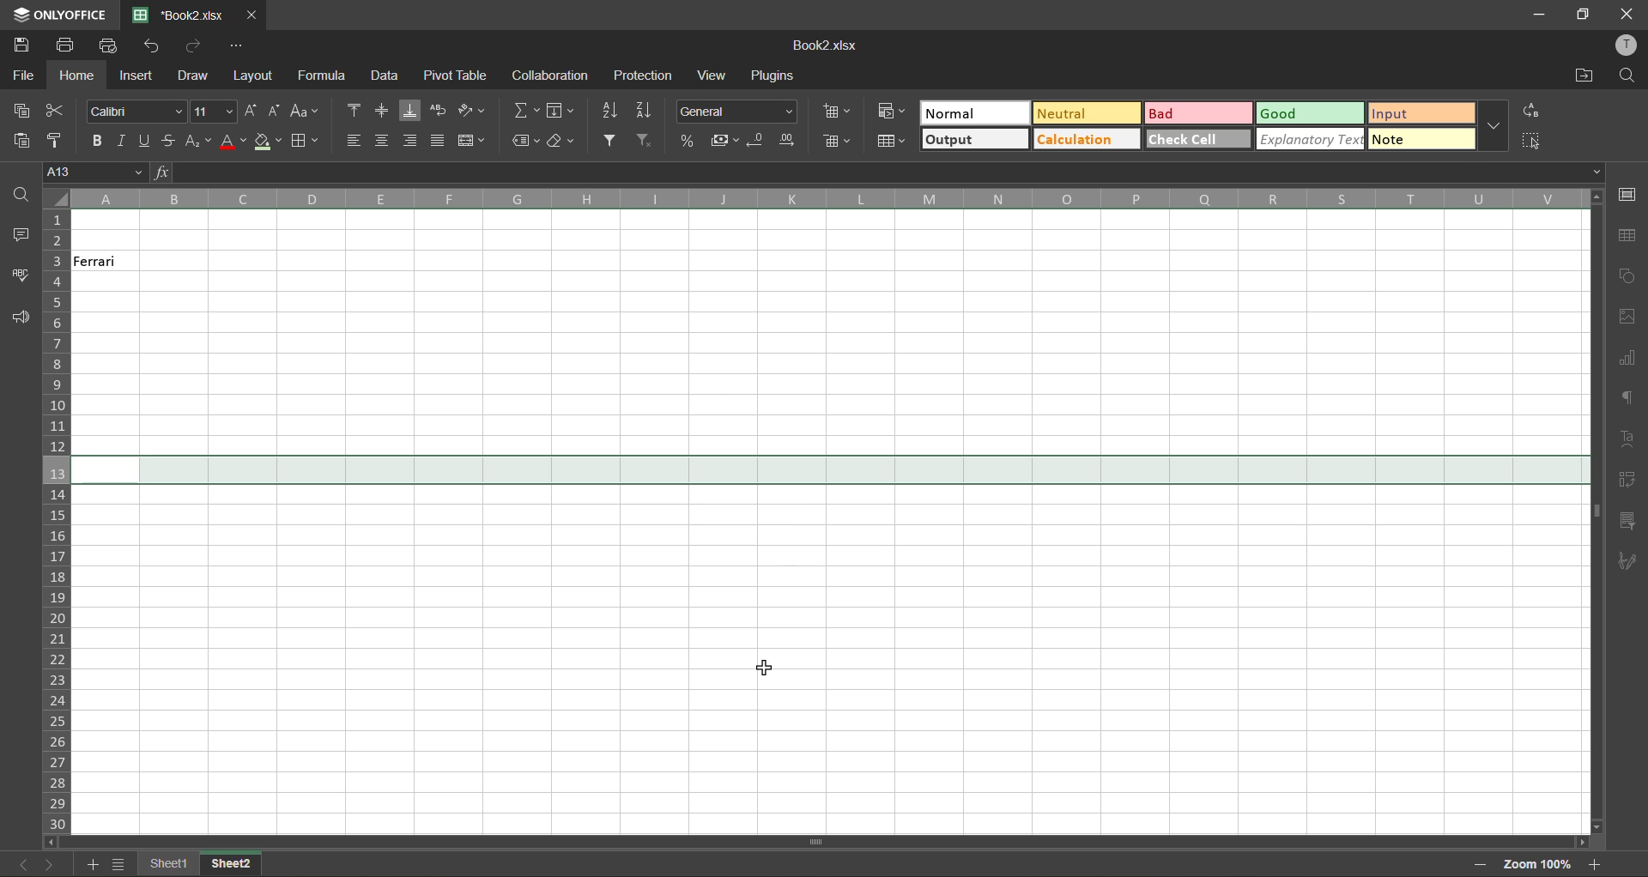 This screenshot has width=1648, height=877. What do you see at coordinates (251, 76) in the screenshot?
I see `layout` at bounding box center [251, 76].